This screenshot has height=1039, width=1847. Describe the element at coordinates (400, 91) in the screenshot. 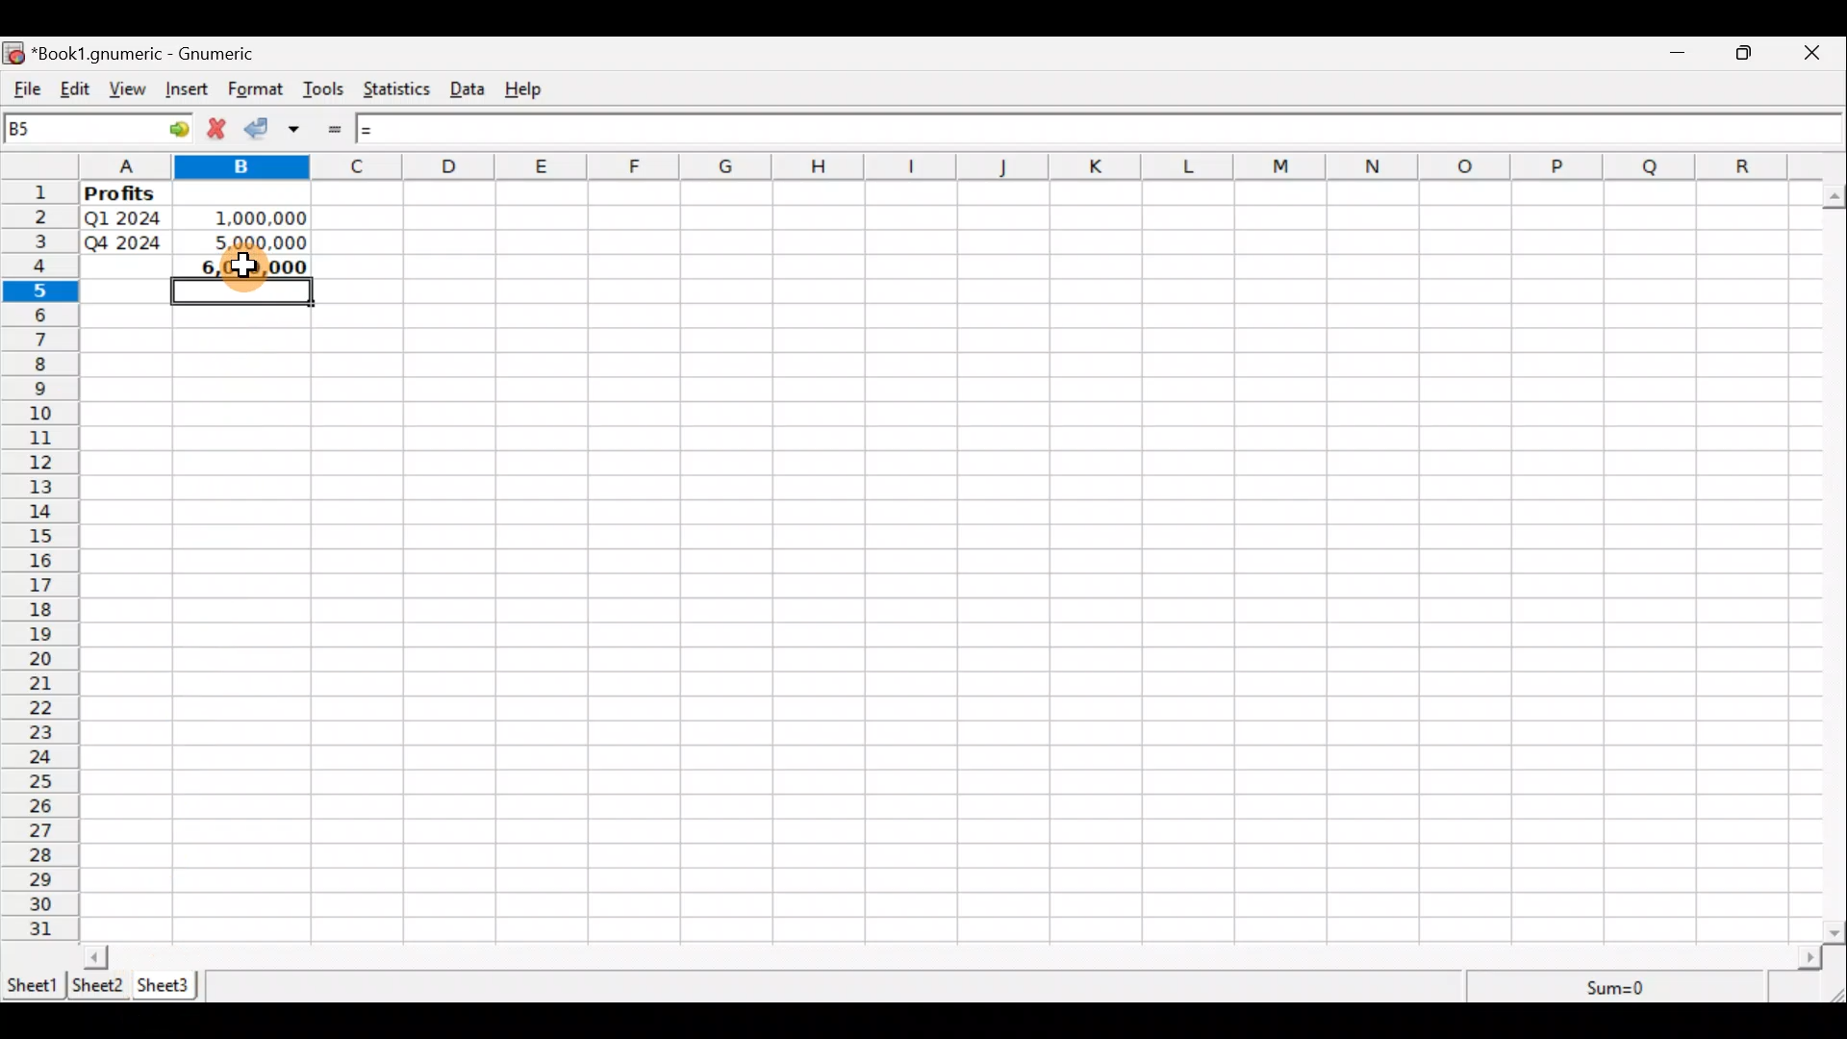

I see `Statistics` at that location.